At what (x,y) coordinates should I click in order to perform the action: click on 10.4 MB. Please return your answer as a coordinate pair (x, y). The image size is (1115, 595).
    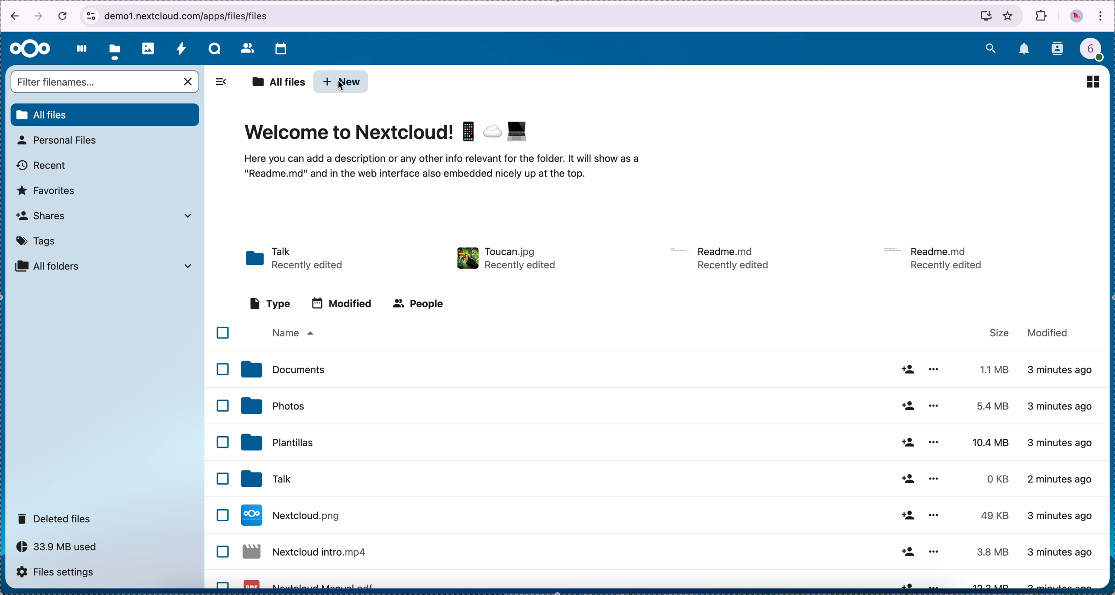
    Looking at the image, I should click on (992, 443).